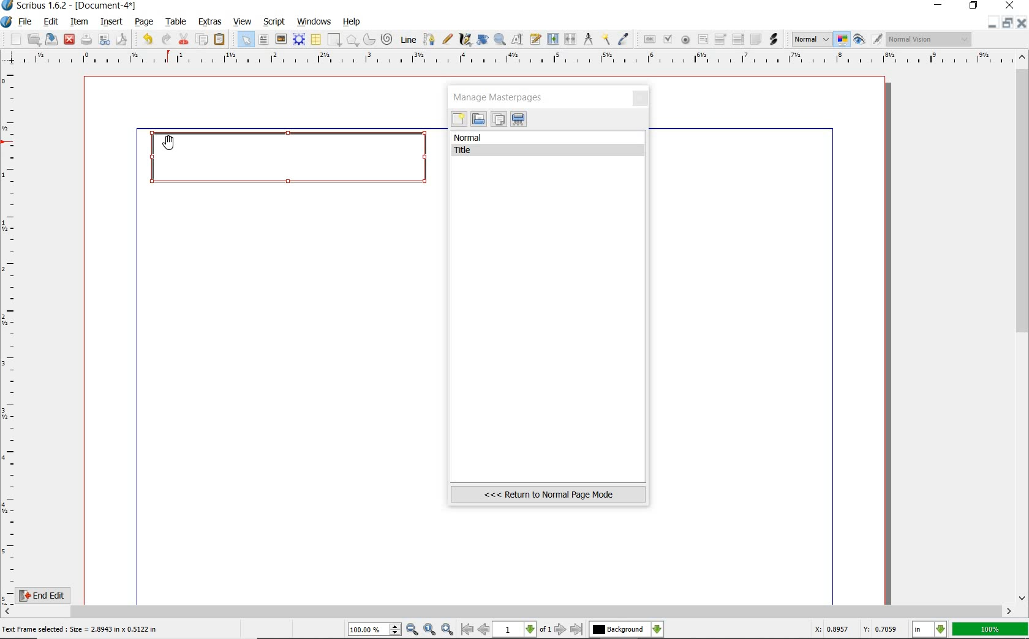 The height and width of the screenshot is (639, 1029). What do you see at coordinates (165, 39) in the screenshot?
I see `redo` at bounding box center [165, 39].